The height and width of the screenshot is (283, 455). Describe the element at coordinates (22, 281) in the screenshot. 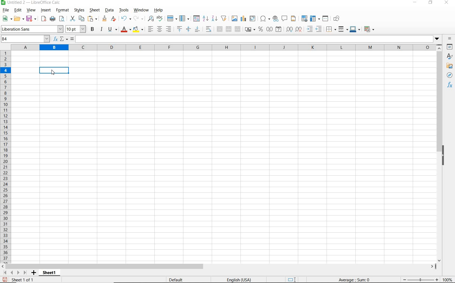

I see `sheet 1 of 1` at that location.